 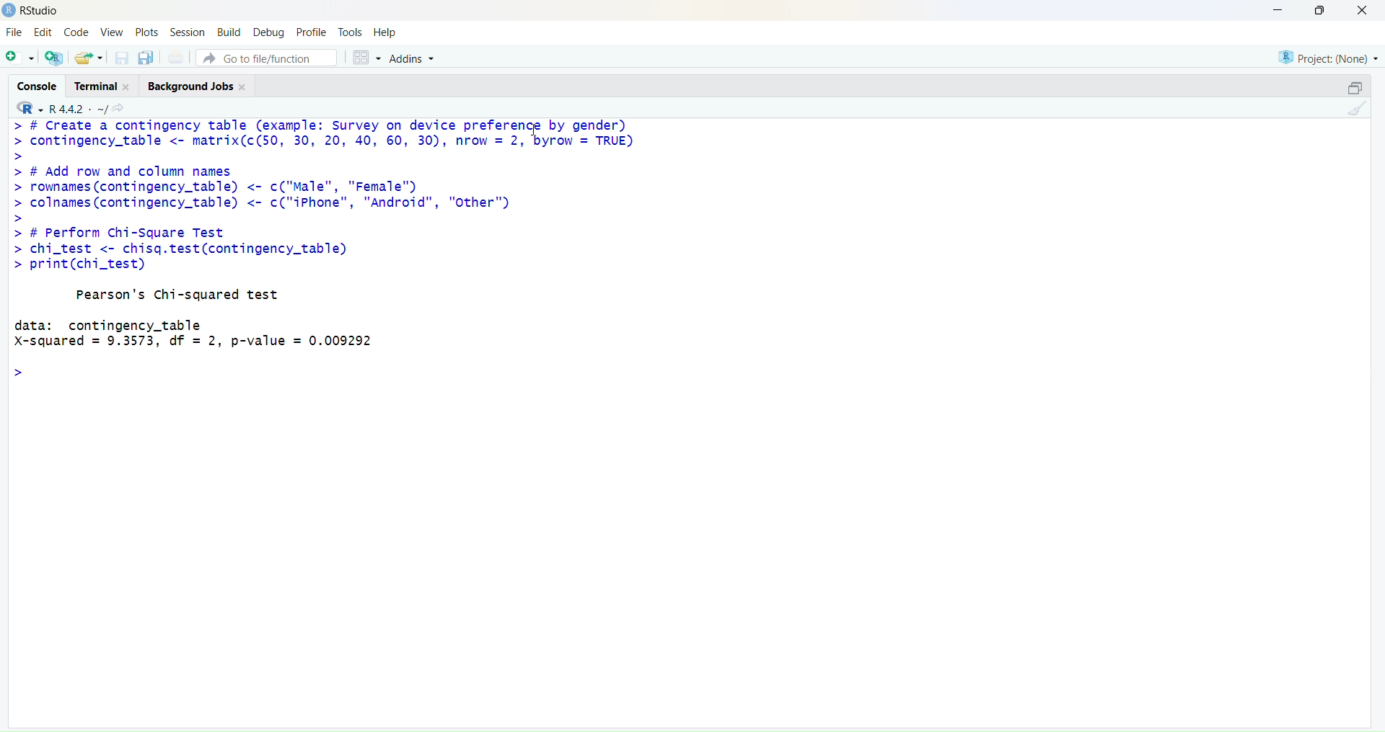 I want to click on console, so click(x=38, y=86).